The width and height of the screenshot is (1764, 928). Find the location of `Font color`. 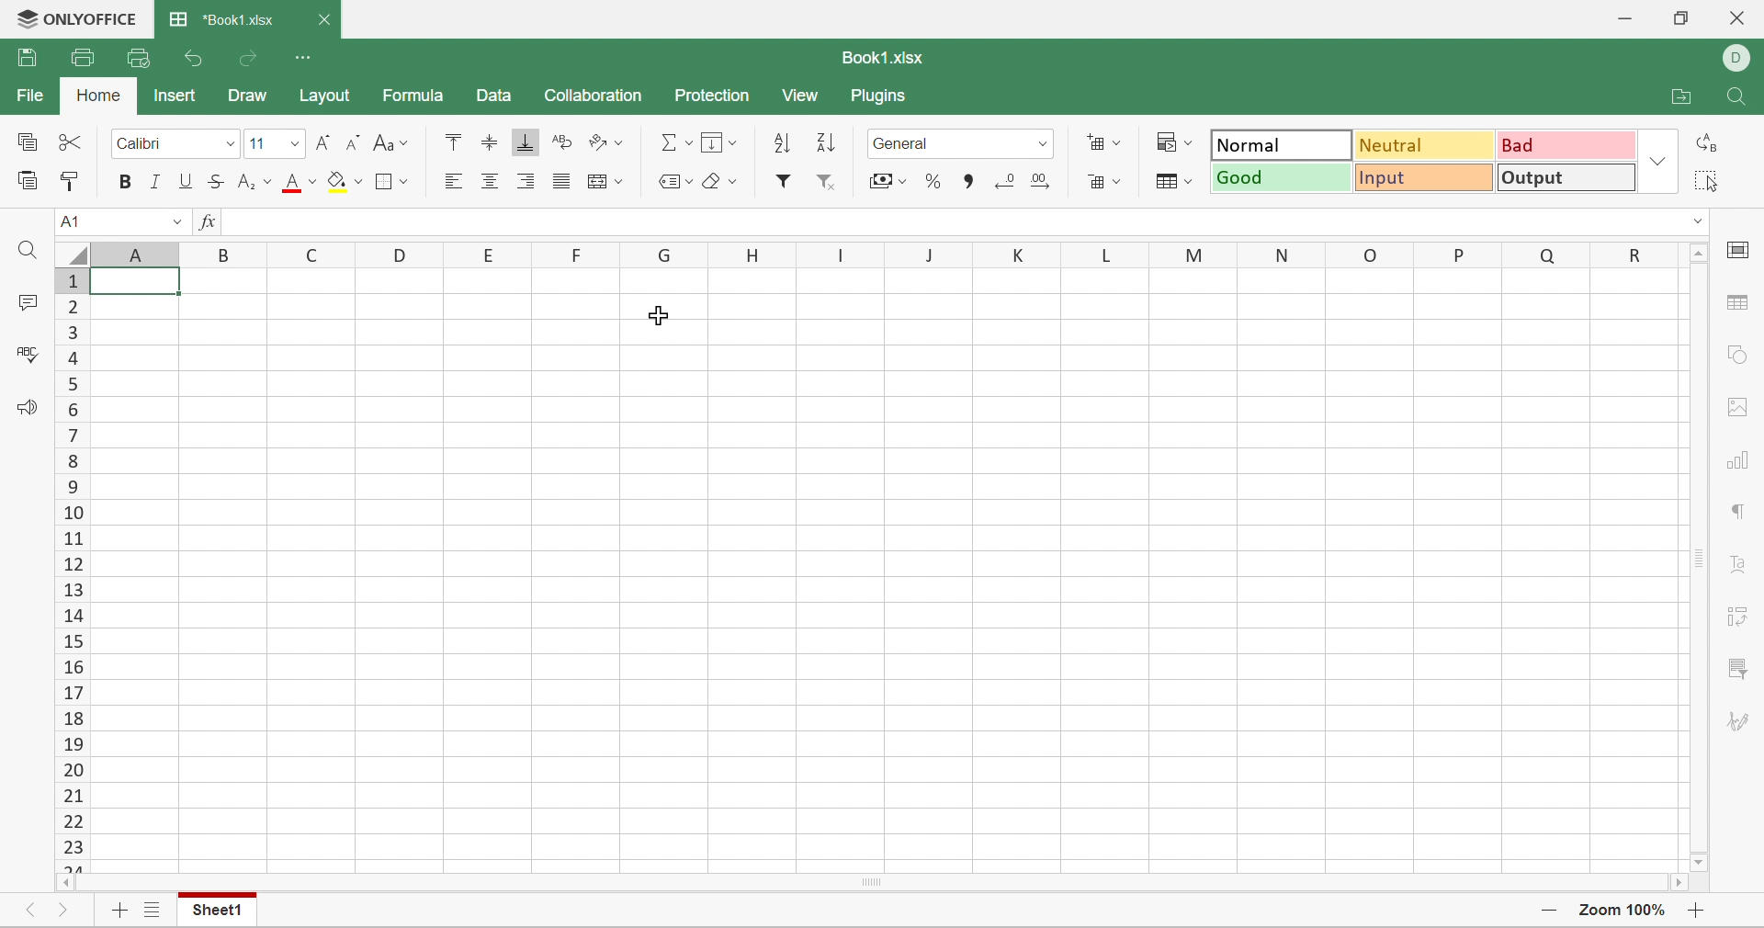

Font color is located at coordinates (300, 182).